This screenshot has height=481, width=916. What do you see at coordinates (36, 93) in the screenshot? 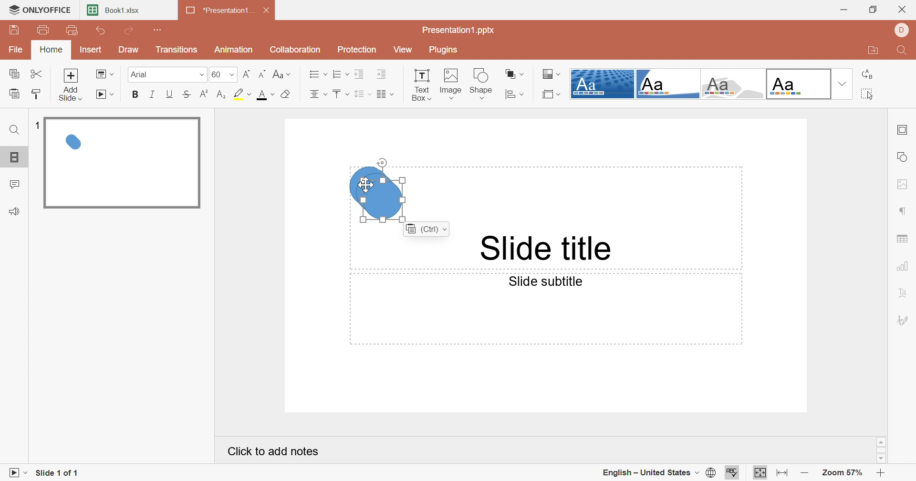
I see `Copy style` at bounding box center [36, 93].